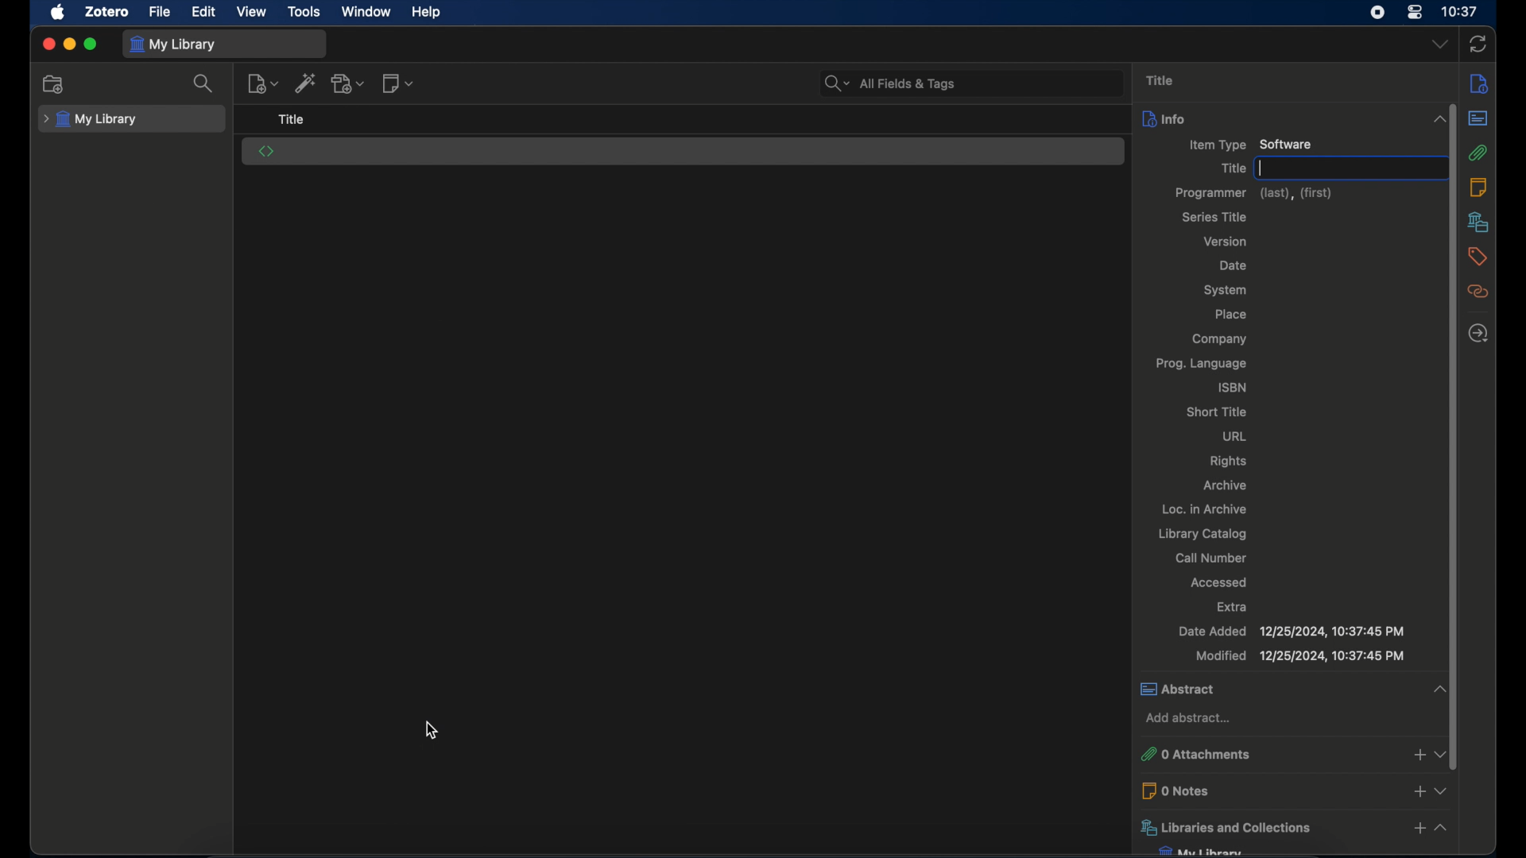 Image resolution: width=1526 pixels, height=858 pixels. What do you see at coordinates (1220, 582) in the screenshot?
I see `accessed` at bounding box center [1220, 582].